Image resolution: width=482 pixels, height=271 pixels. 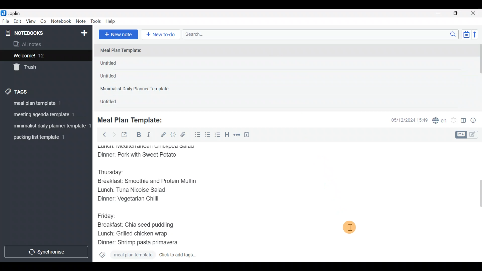 I want to click on Attach file, so click(x=185, y=135).